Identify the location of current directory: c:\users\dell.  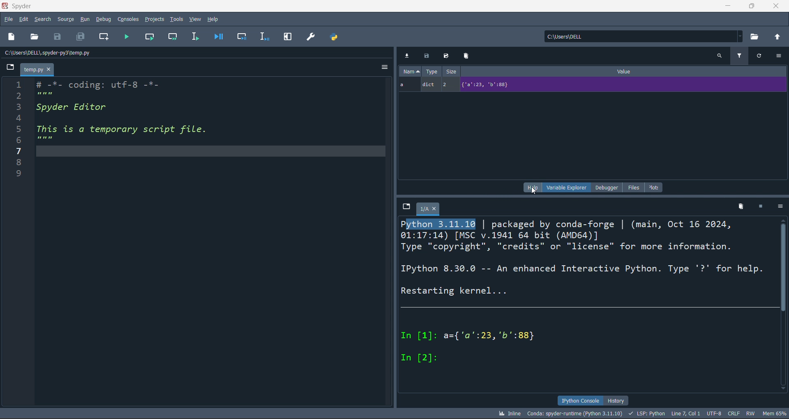
(641, 36).